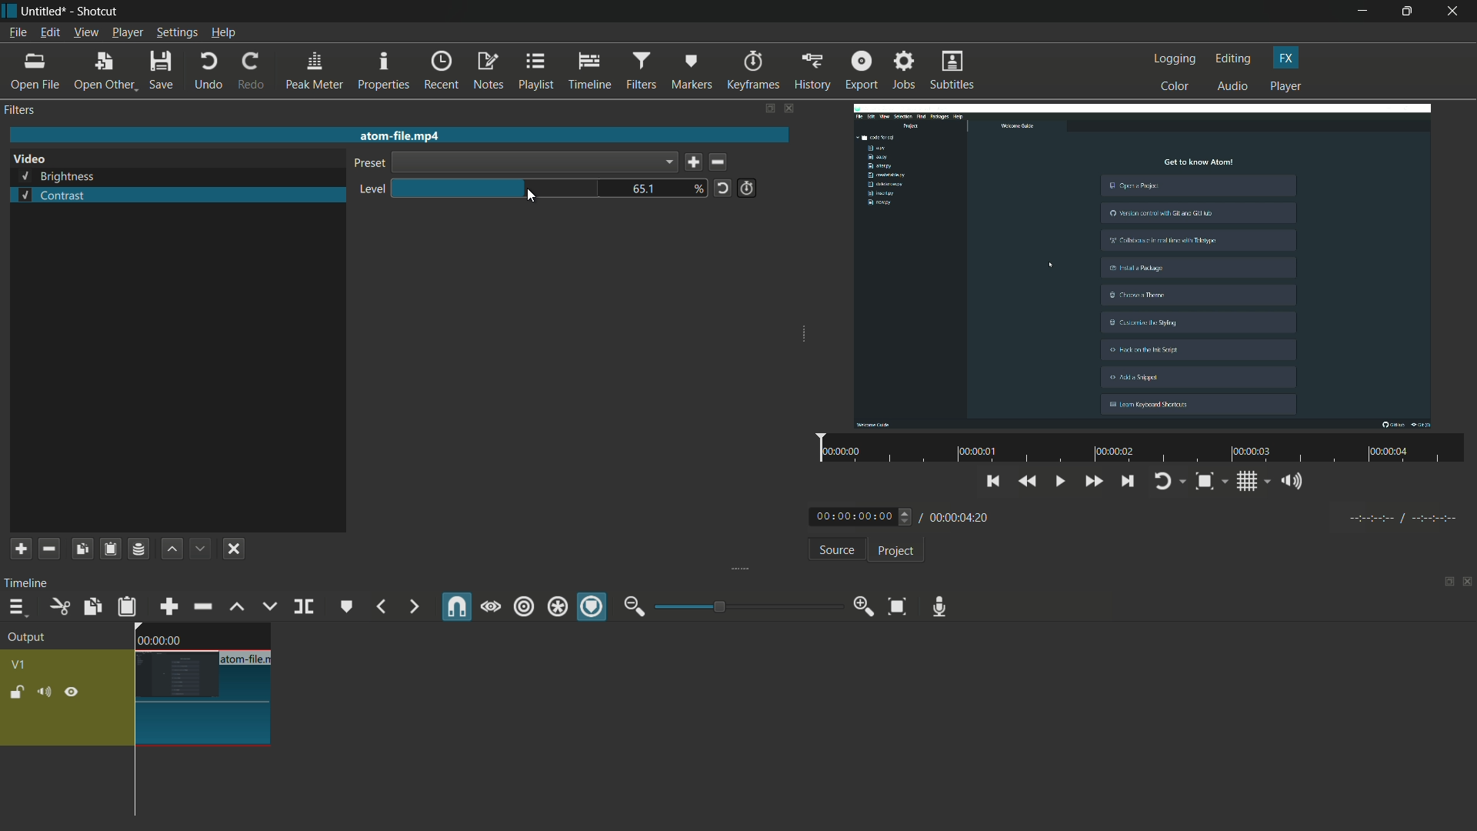 Image resolution: width=1477 pixels, height=831 pixels. Describe the element at coordinates (178, 33) in the screenshot. I see `settings menu` at that location.